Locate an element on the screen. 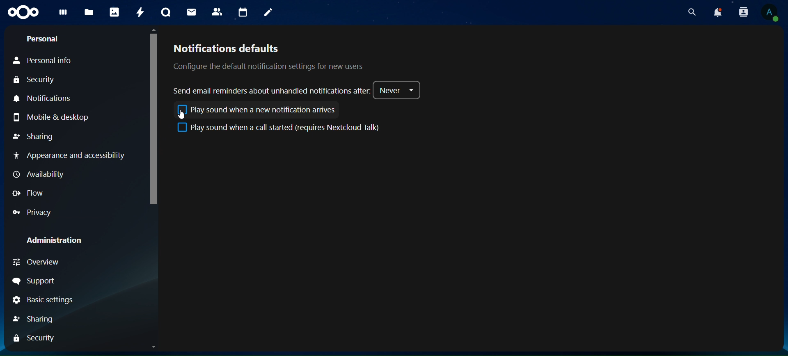 This screenshot has width=788, height=356. Security is located at coordinates (34, 81).